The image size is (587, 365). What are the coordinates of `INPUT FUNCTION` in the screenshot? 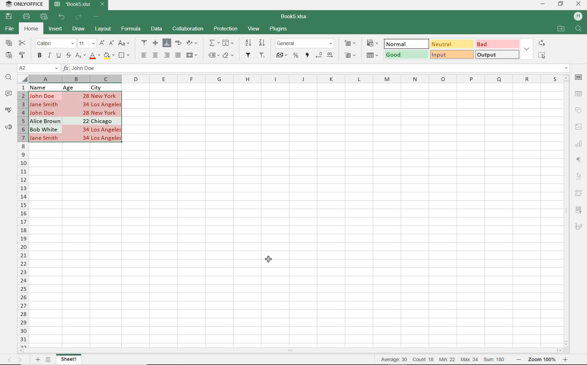 It's located at (316, 68).